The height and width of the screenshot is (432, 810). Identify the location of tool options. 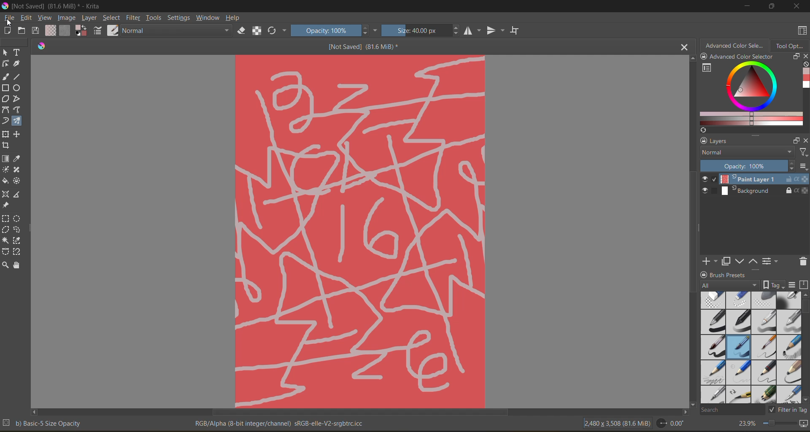
(790, 45).